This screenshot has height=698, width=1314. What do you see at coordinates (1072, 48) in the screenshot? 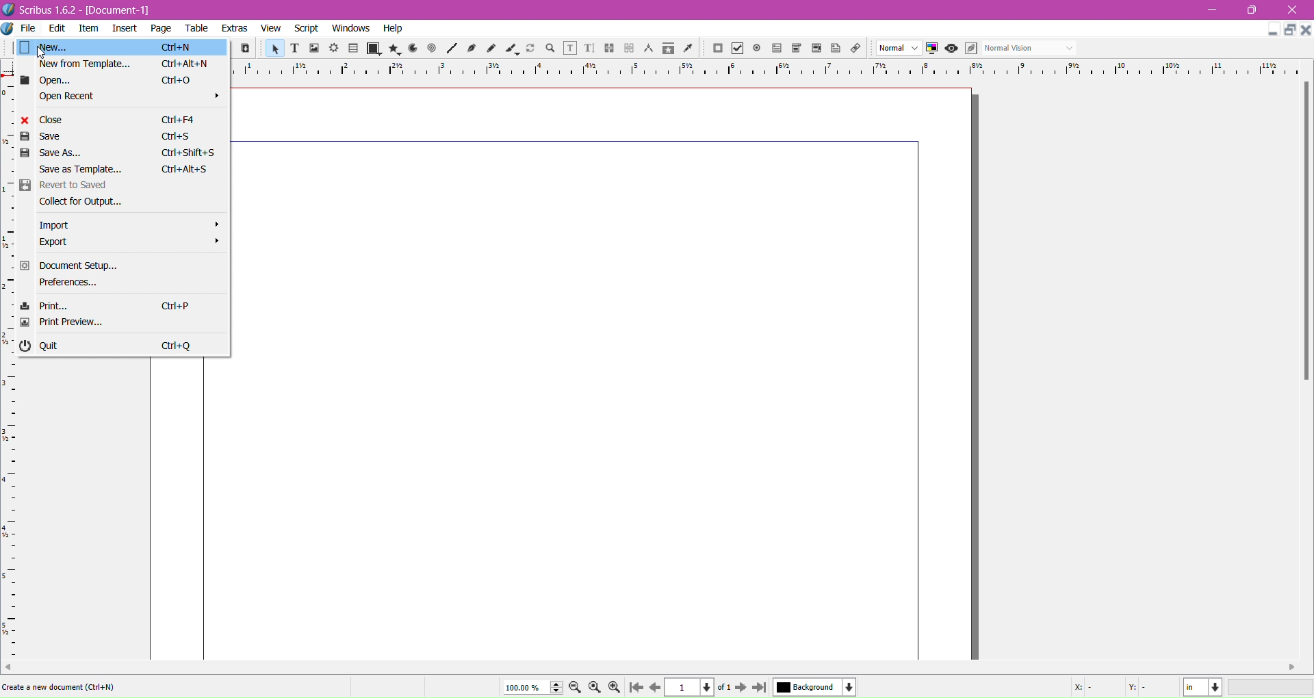
I see `Drop down menu` at bounding box center [1072, 48].